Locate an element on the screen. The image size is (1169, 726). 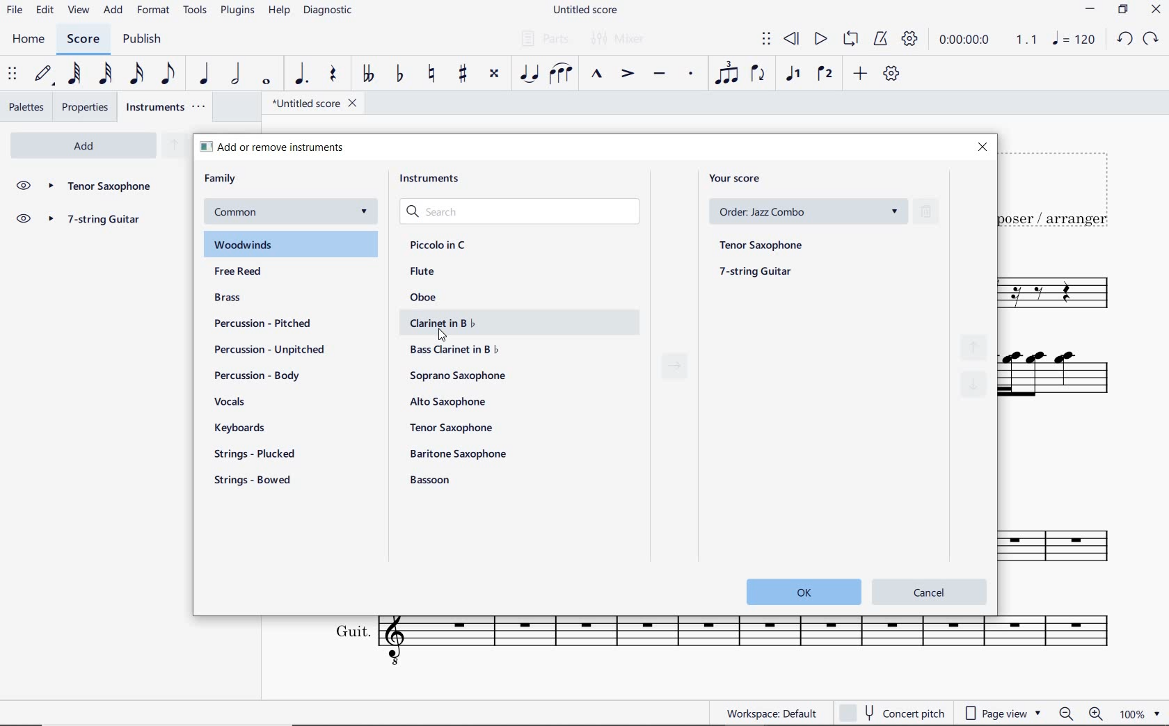
SELECT TO MOVE is located at coordinates (767, 41).